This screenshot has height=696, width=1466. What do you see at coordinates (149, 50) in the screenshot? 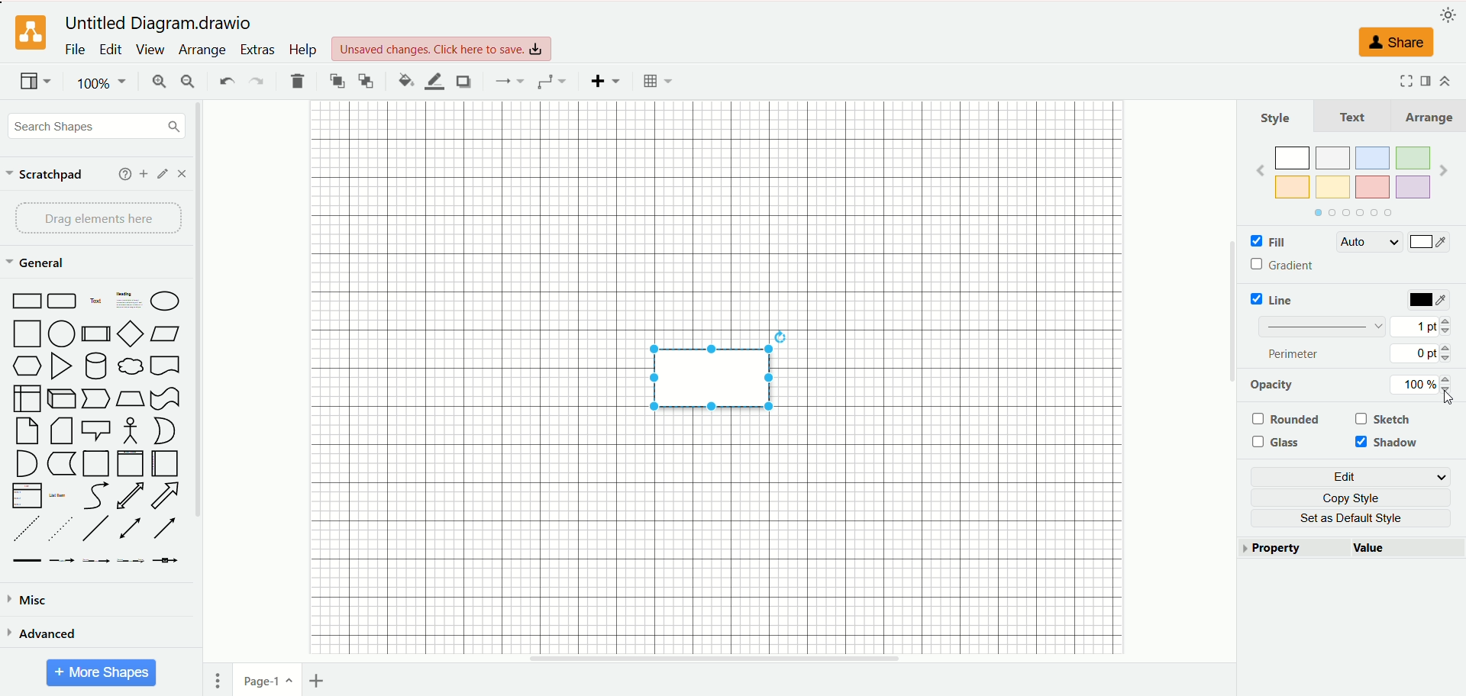
I see `view` at bounding box center [149, 50].